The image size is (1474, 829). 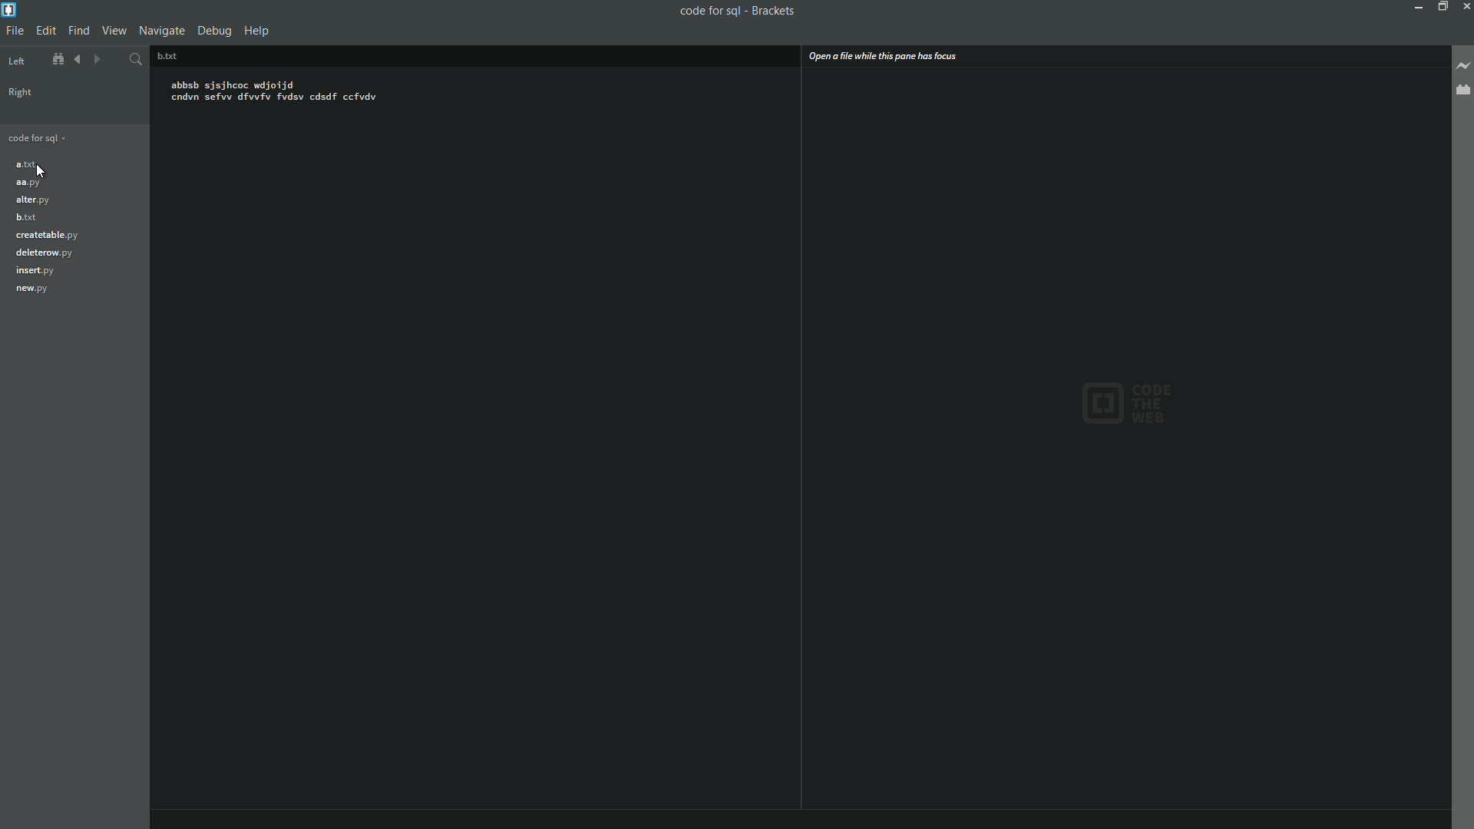 I want to click on edit menu, so click(x=45, y=31).